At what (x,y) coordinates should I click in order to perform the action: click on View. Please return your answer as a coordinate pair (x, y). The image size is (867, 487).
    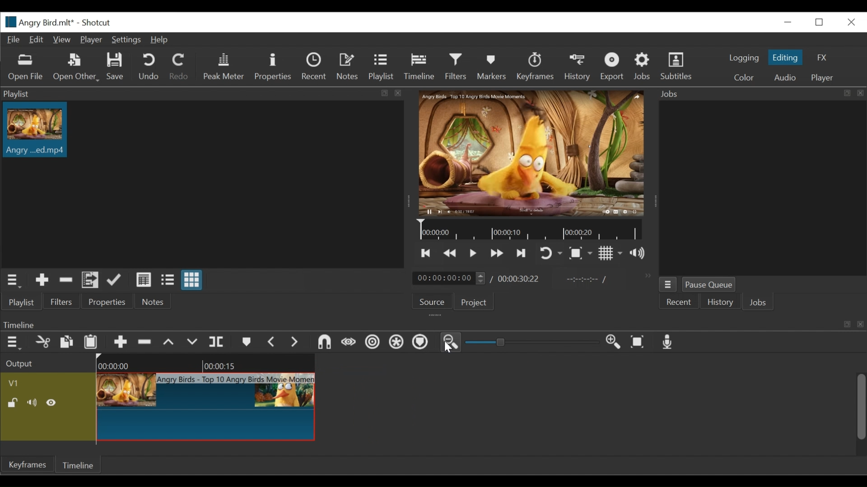
    Looking at the image, I should click on (61, 40).